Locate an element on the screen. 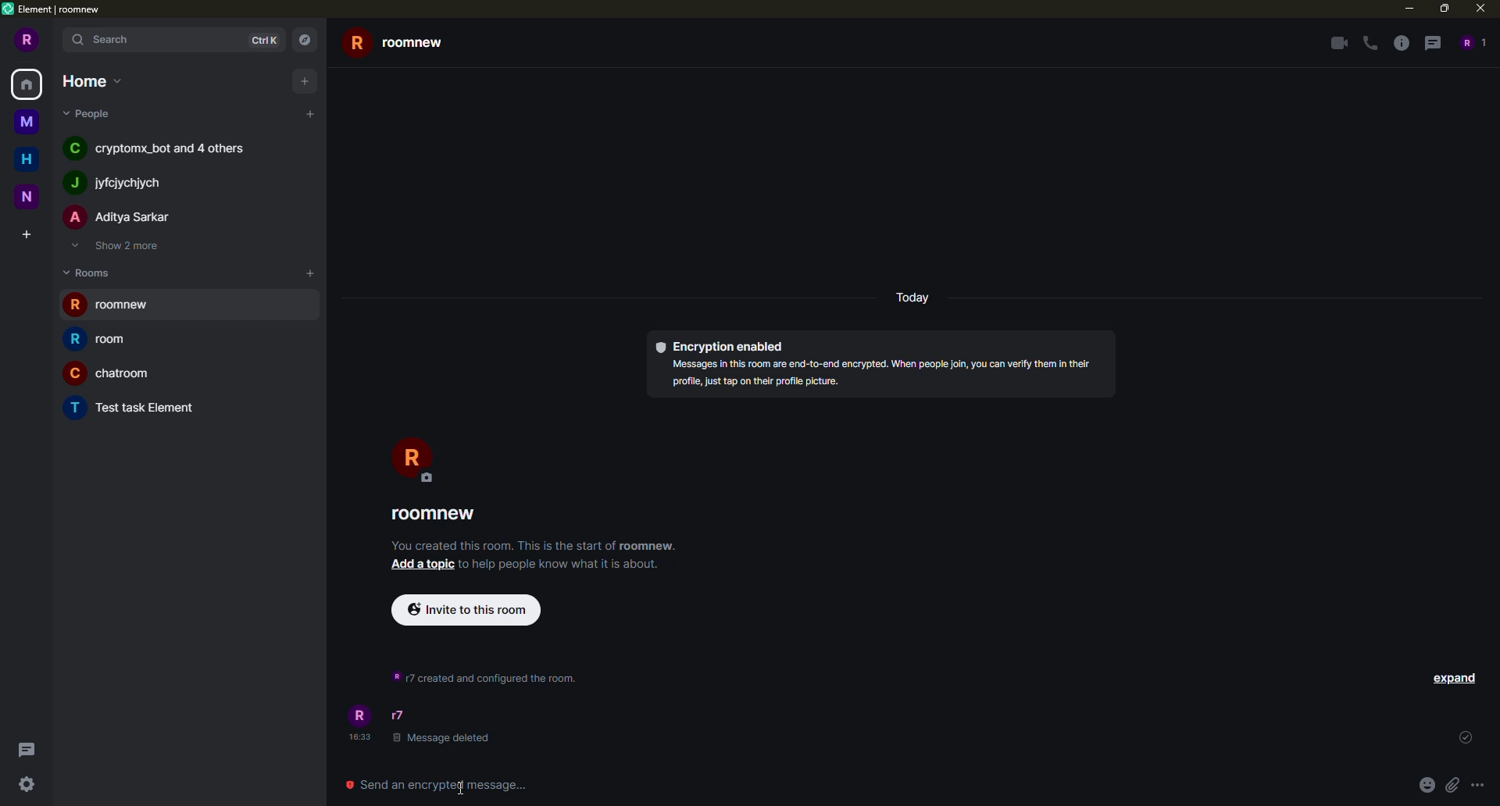  space is located at coordinates (27, 122).